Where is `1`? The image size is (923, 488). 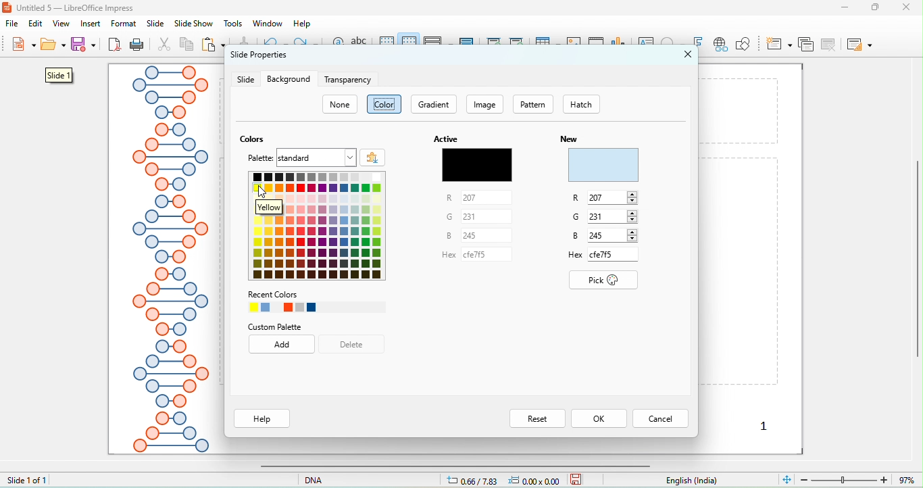
1 is located at coordinates (766, 425).